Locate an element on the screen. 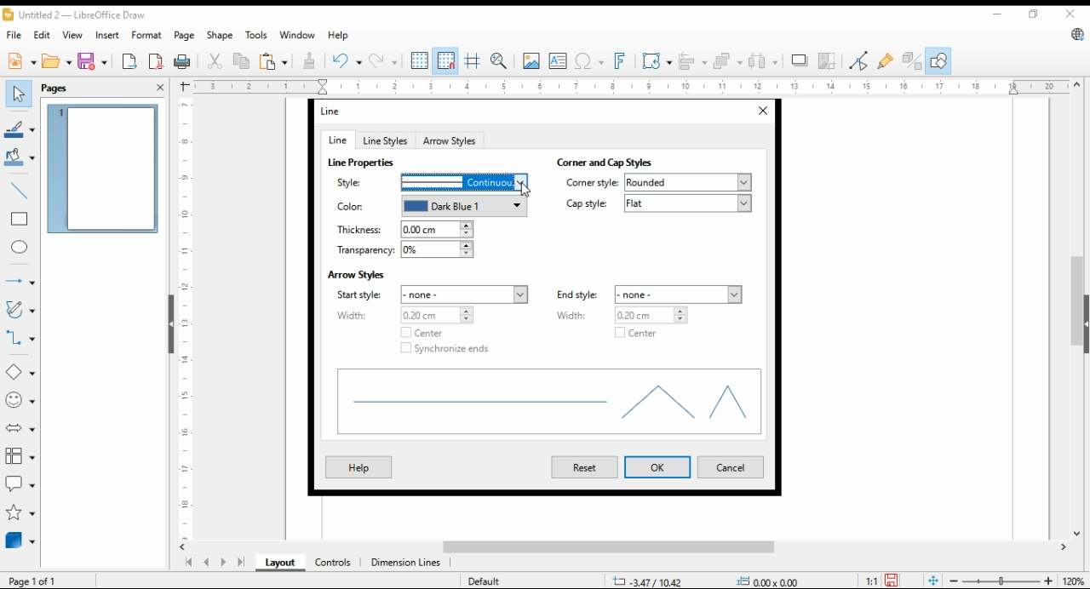 This screenshot has width=1090, height=589. export directly as pdf is located at coordinates (157, 60).